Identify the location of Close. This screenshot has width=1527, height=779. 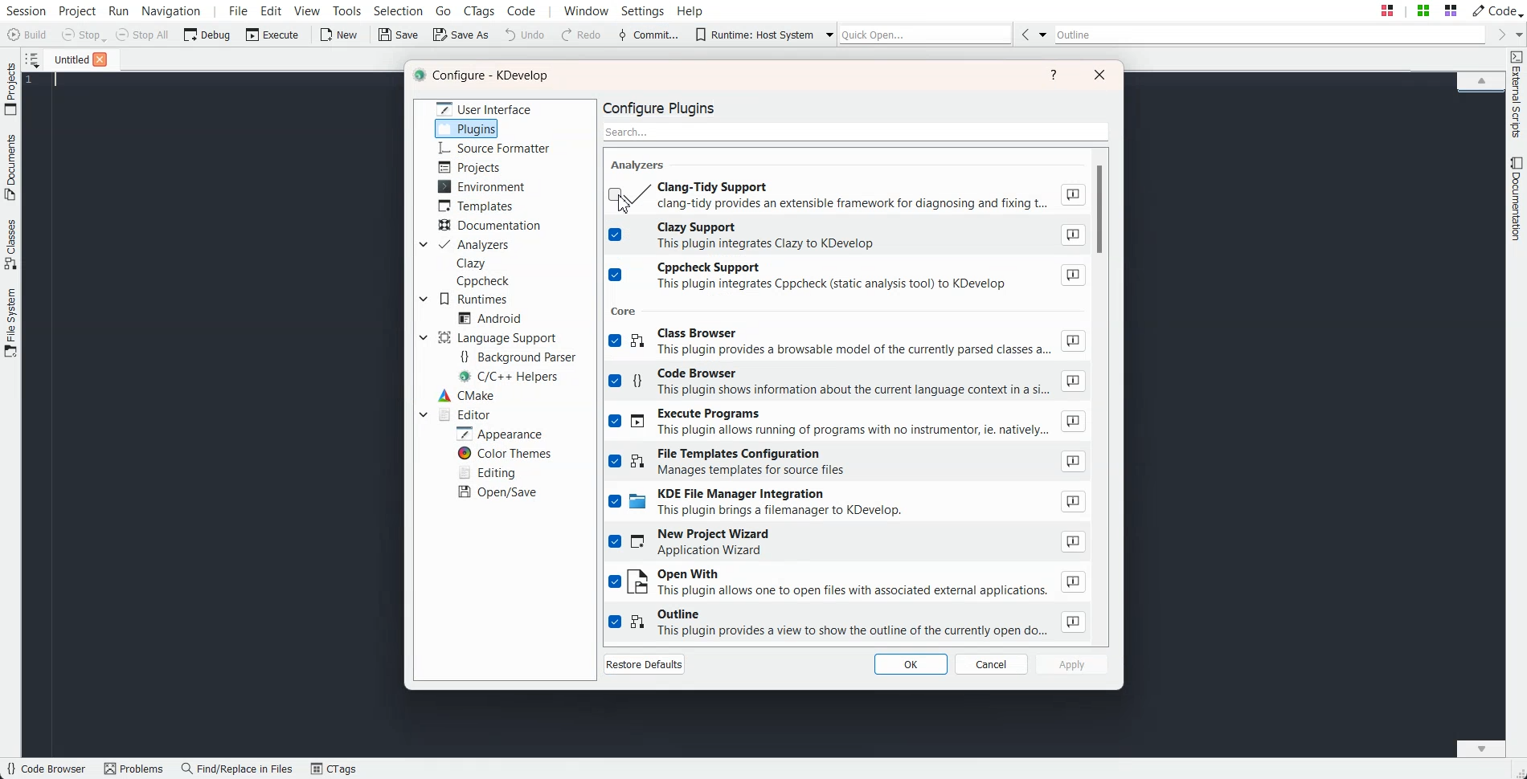
(1099, 74).